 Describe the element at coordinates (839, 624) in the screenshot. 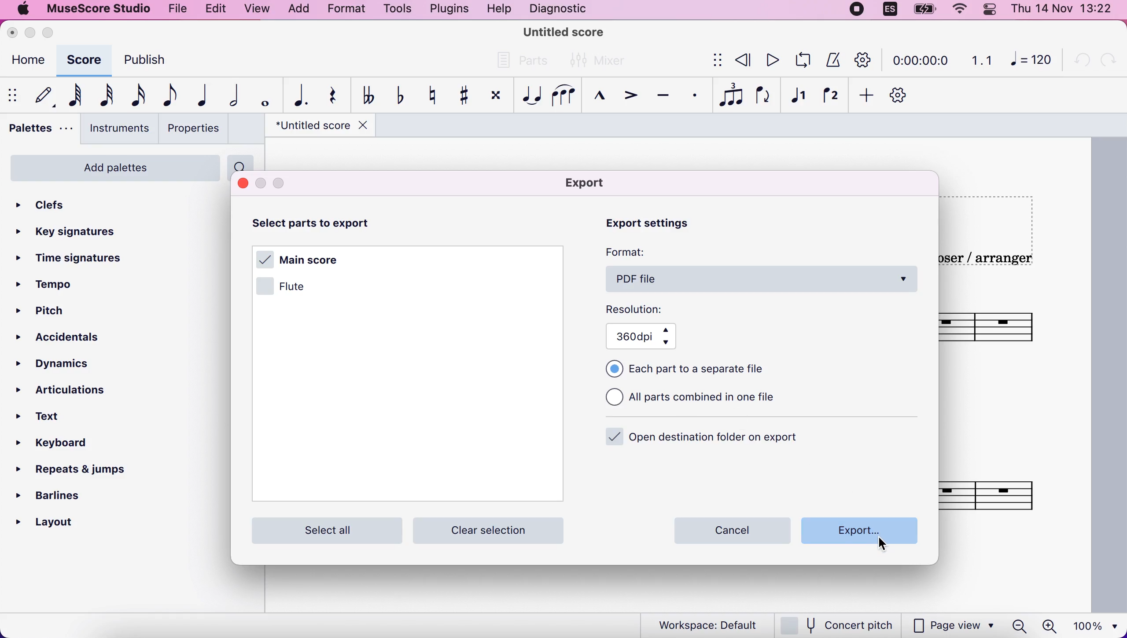

I see `concert pitch` at that location.